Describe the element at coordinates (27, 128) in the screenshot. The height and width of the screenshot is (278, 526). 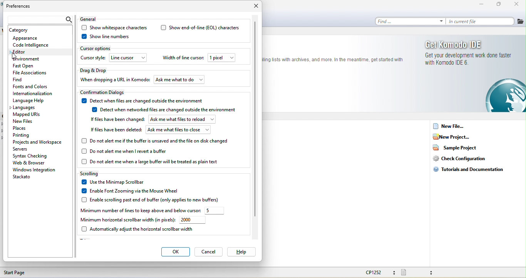
I see `place` at that location.